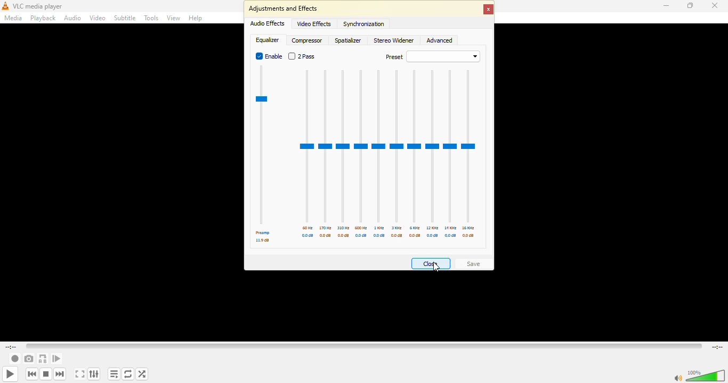 Image resolution: width=728 pixels, height=383 pixels. I want to click on db, so click(379, 237).